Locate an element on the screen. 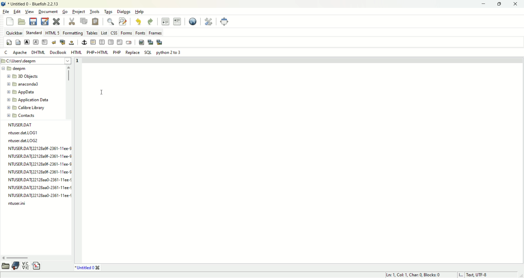  frames is located at coordinates (156, 33).